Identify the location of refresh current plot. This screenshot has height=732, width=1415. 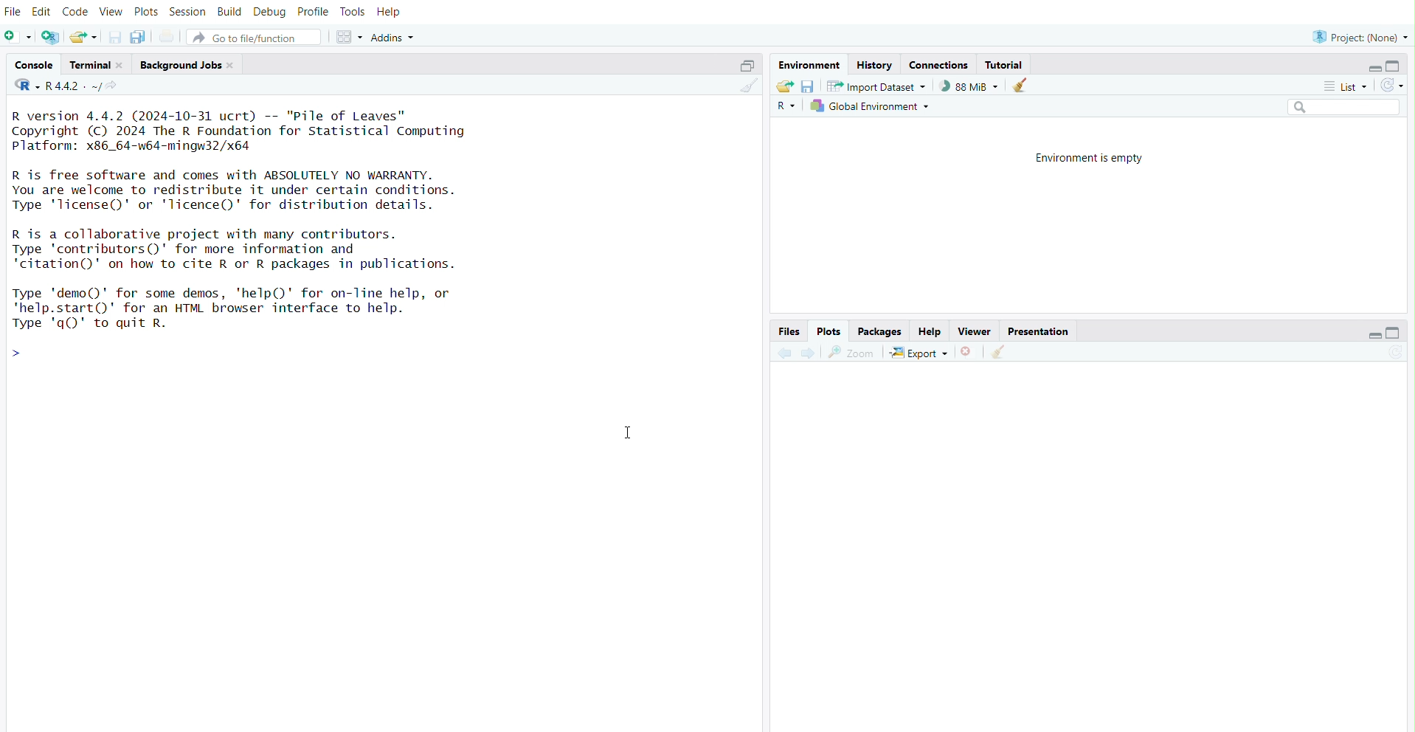
(1399, 355).